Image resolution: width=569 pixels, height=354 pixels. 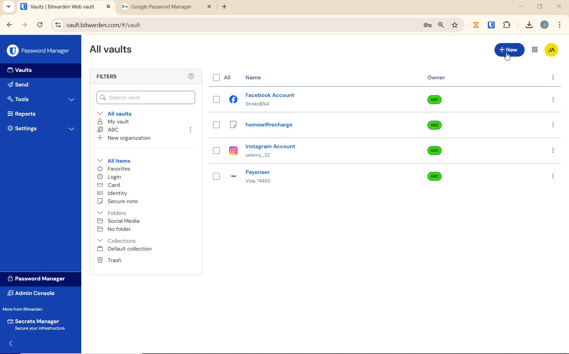 I want to click on Send, so click(x=18, y=86).